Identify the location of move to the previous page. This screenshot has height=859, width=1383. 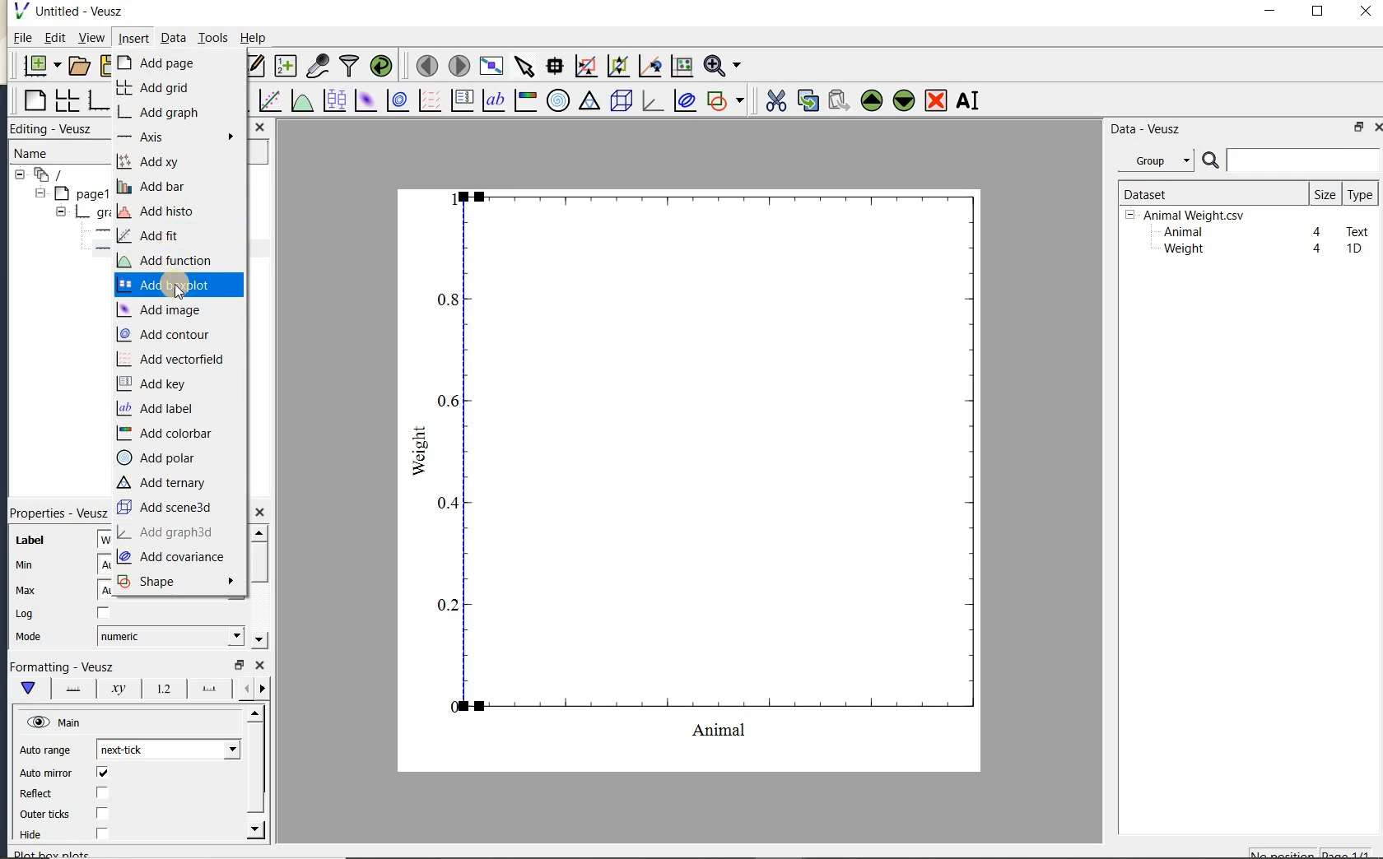
(424, 64).